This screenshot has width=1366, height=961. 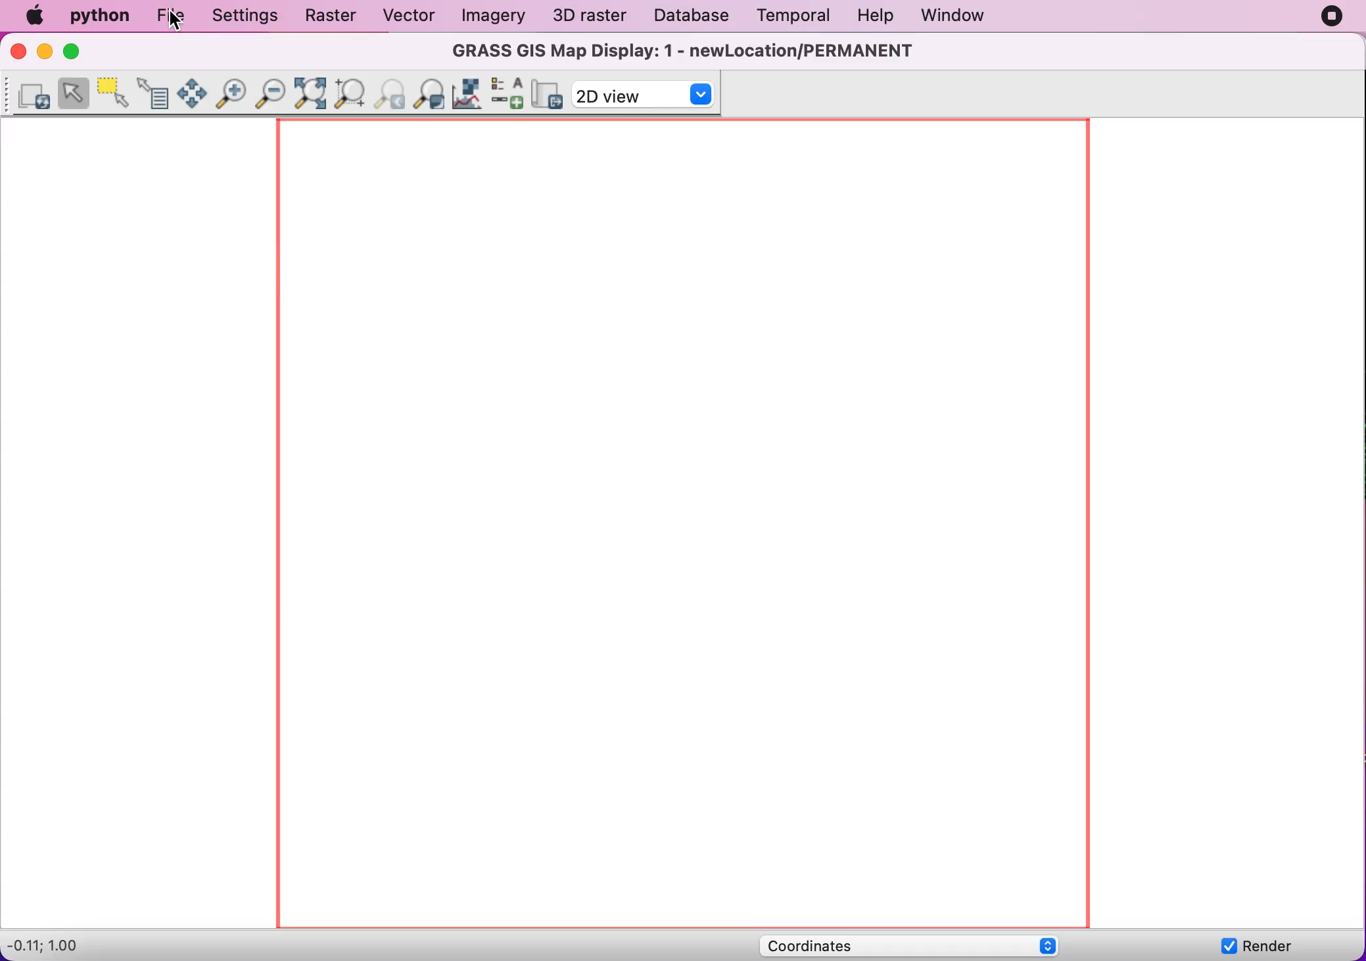 What do you see at coordinates (677, 523) in the screenshot?
I see `canvas` at bounding box center [677, 523].